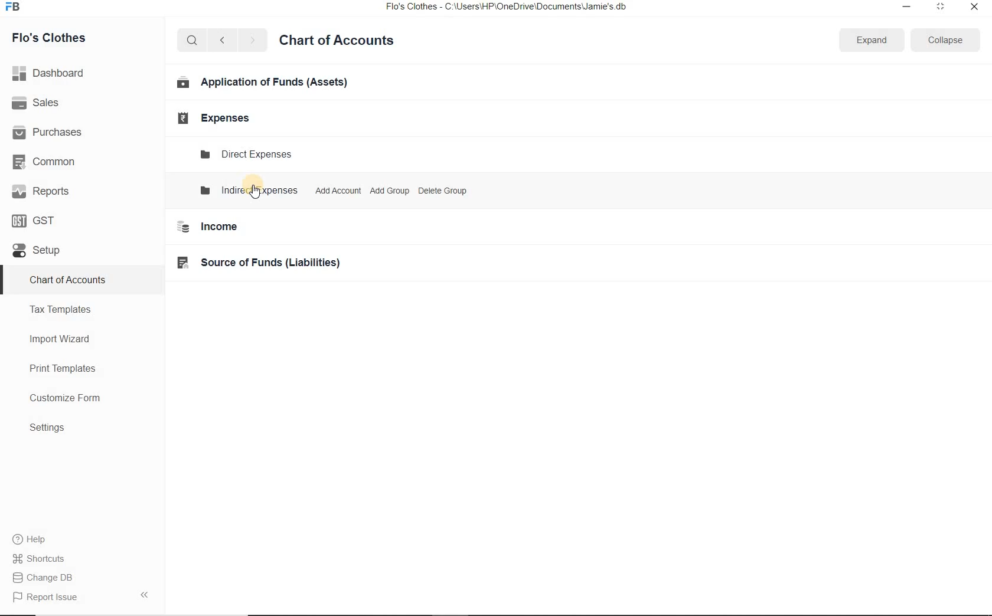  I want to click on Flo's Clothes - C:\Users\HP\OneDrive\Documents\Jamie's db, so click(514, 8).